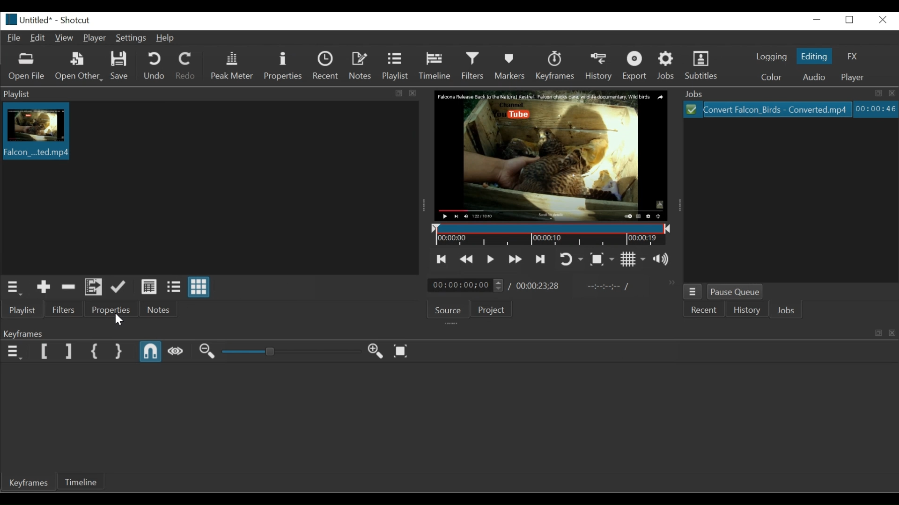  Describe the element at coordinates (117, 320) in the screenshot. I see `Cursor` at that location.